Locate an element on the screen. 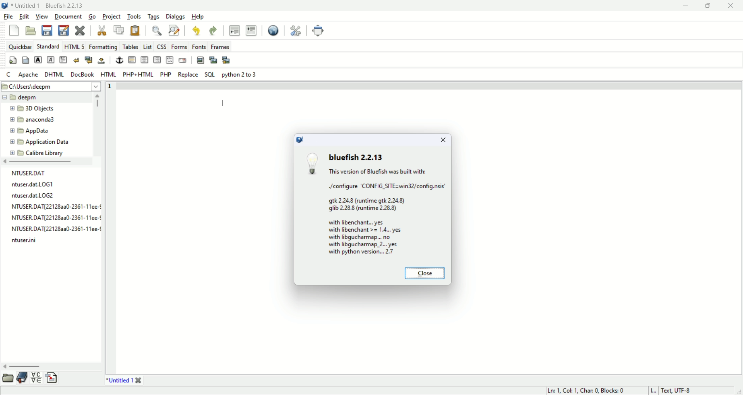 This screenshot has height=395, width=743. horizontal rule is located at coordinates (132, 60).